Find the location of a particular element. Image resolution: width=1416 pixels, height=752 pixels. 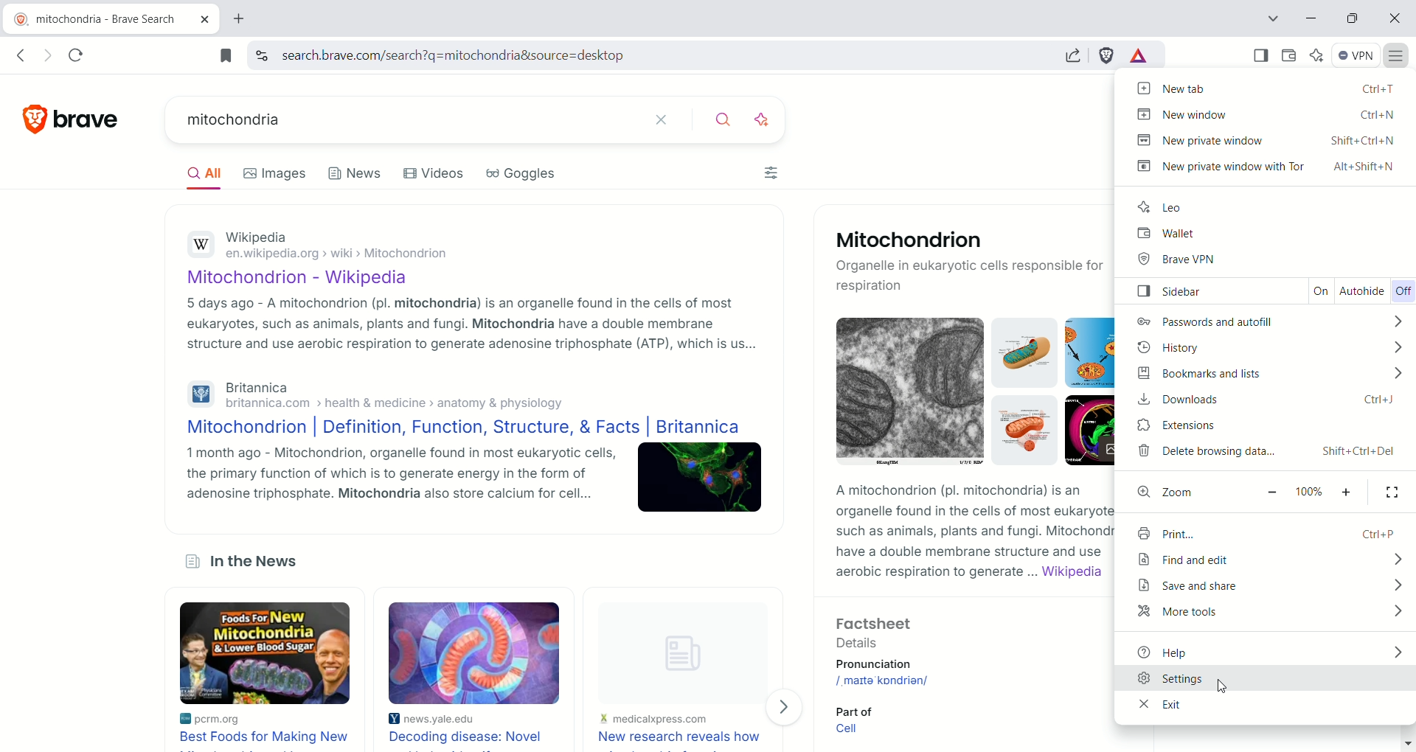

share this page is located at coordinates (1072, 55).